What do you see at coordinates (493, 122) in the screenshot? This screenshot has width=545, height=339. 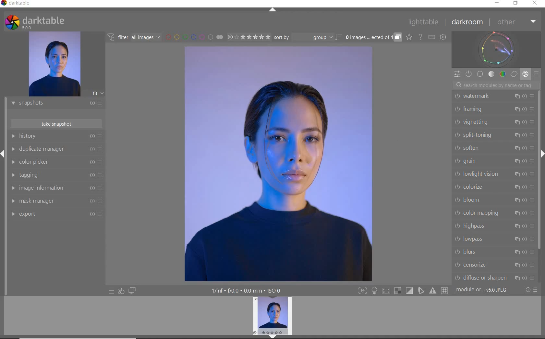 I see `VIGNETTING` at bounding box center [493, 122].